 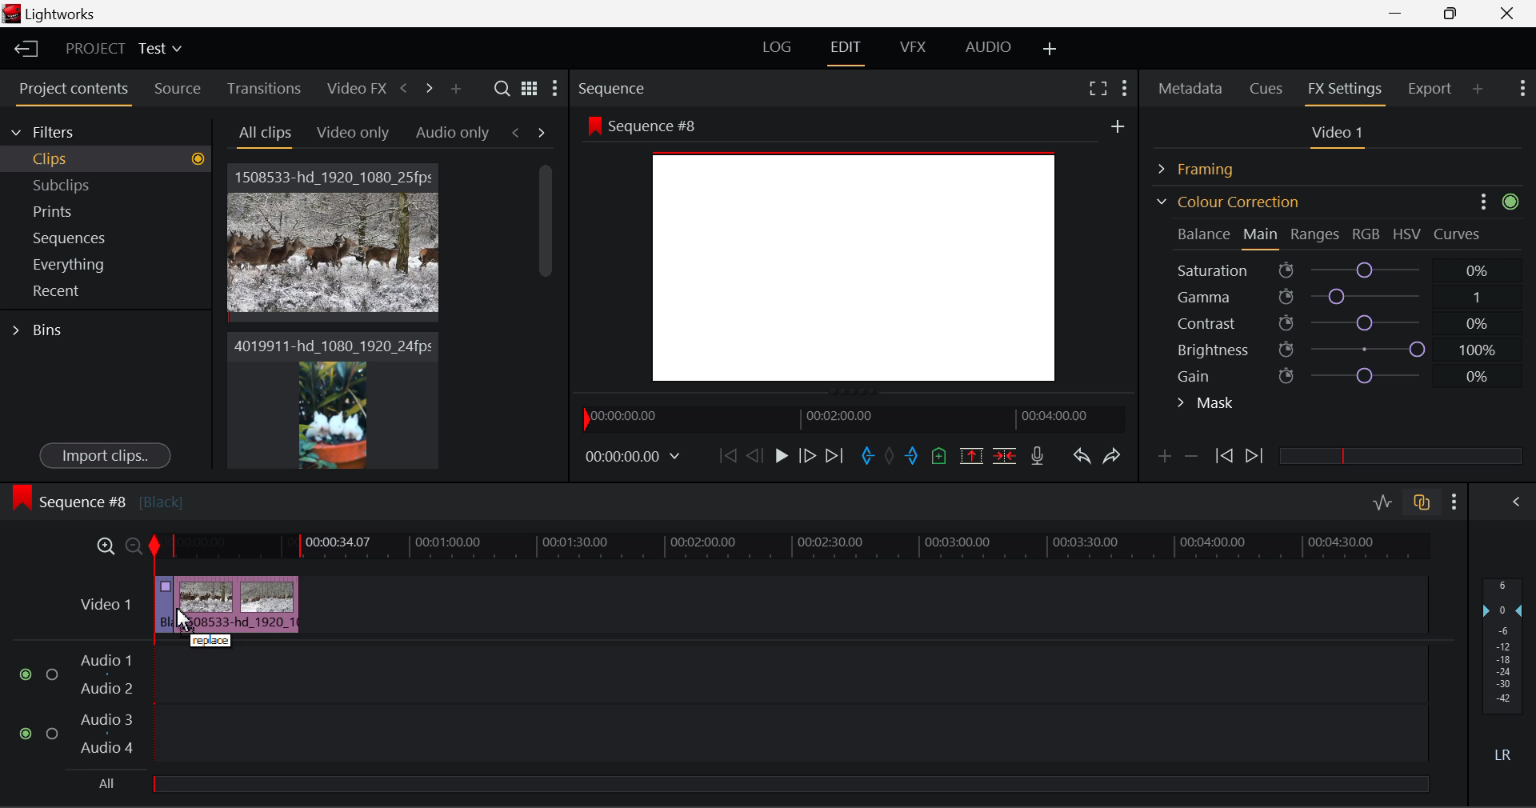 What do you see at coordinates (869, 457) in the screenshot?
I see `Mark In` at bounding box center [869, 457].